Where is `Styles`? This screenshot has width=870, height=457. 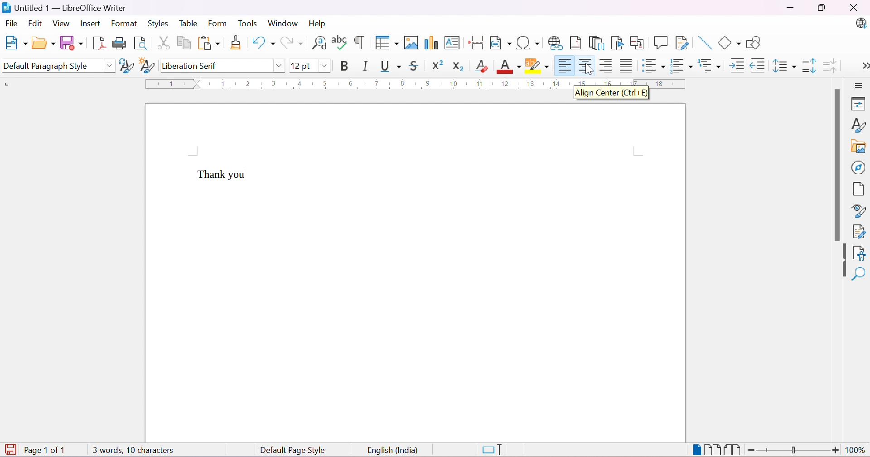 Styles is located at coordinates (859, 125).